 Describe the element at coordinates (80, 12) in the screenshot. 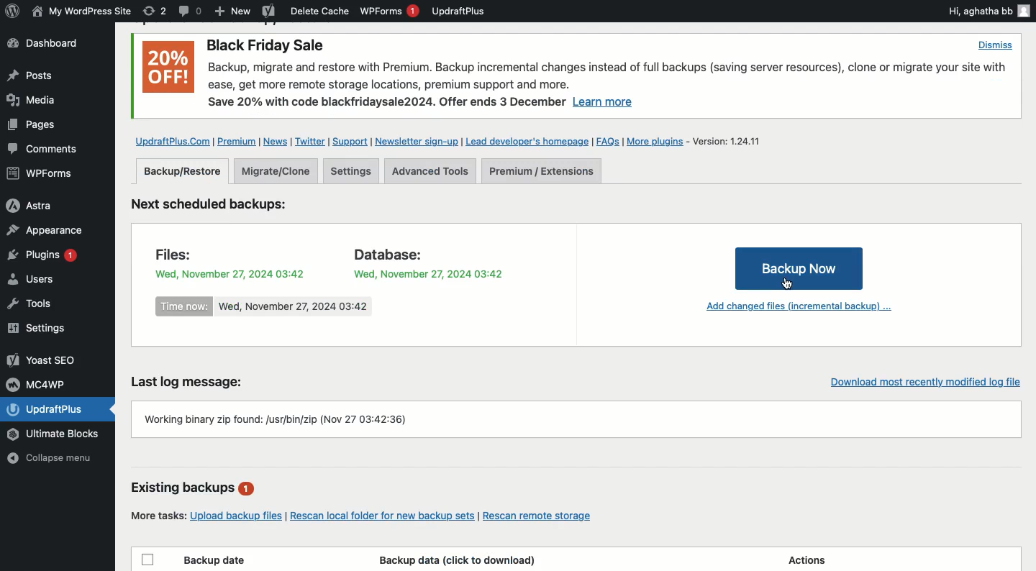

I see `WordPress Site` at that location.